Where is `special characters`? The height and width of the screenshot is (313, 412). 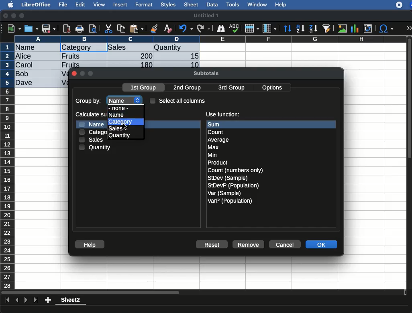 special characters is located at coordinates (385, 28).